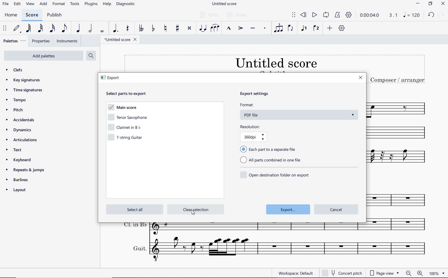 This screenshot has height=278, width=448. What do you see at coordinates (195, 210) in the screenshot?
I see `clear selection` at bounding box center [195, 210].